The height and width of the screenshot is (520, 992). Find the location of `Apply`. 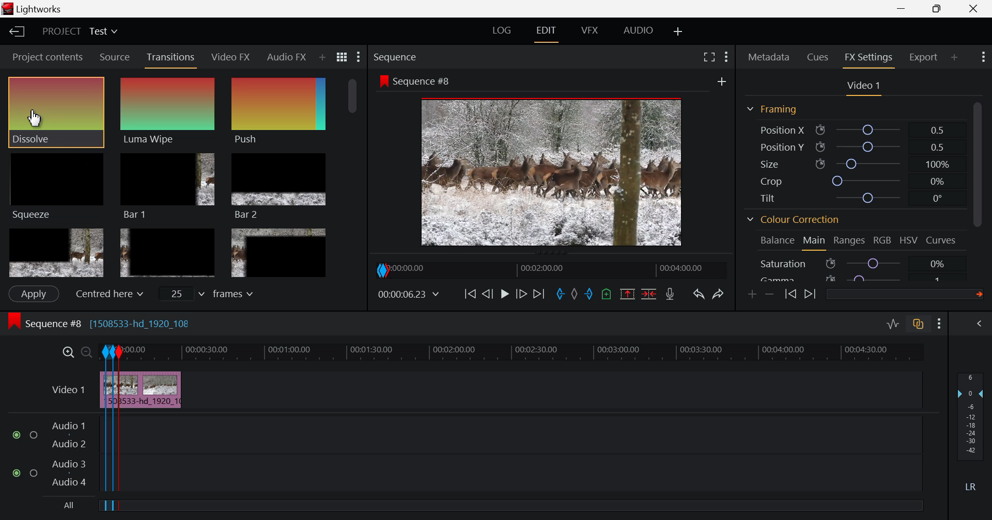

Apply is located at coordinates (33, 294).